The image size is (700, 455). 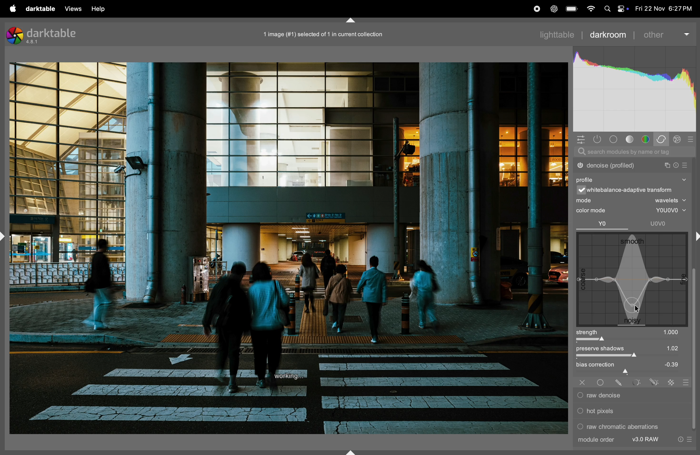 I want to click on wifi, so click(x=590, y=9).